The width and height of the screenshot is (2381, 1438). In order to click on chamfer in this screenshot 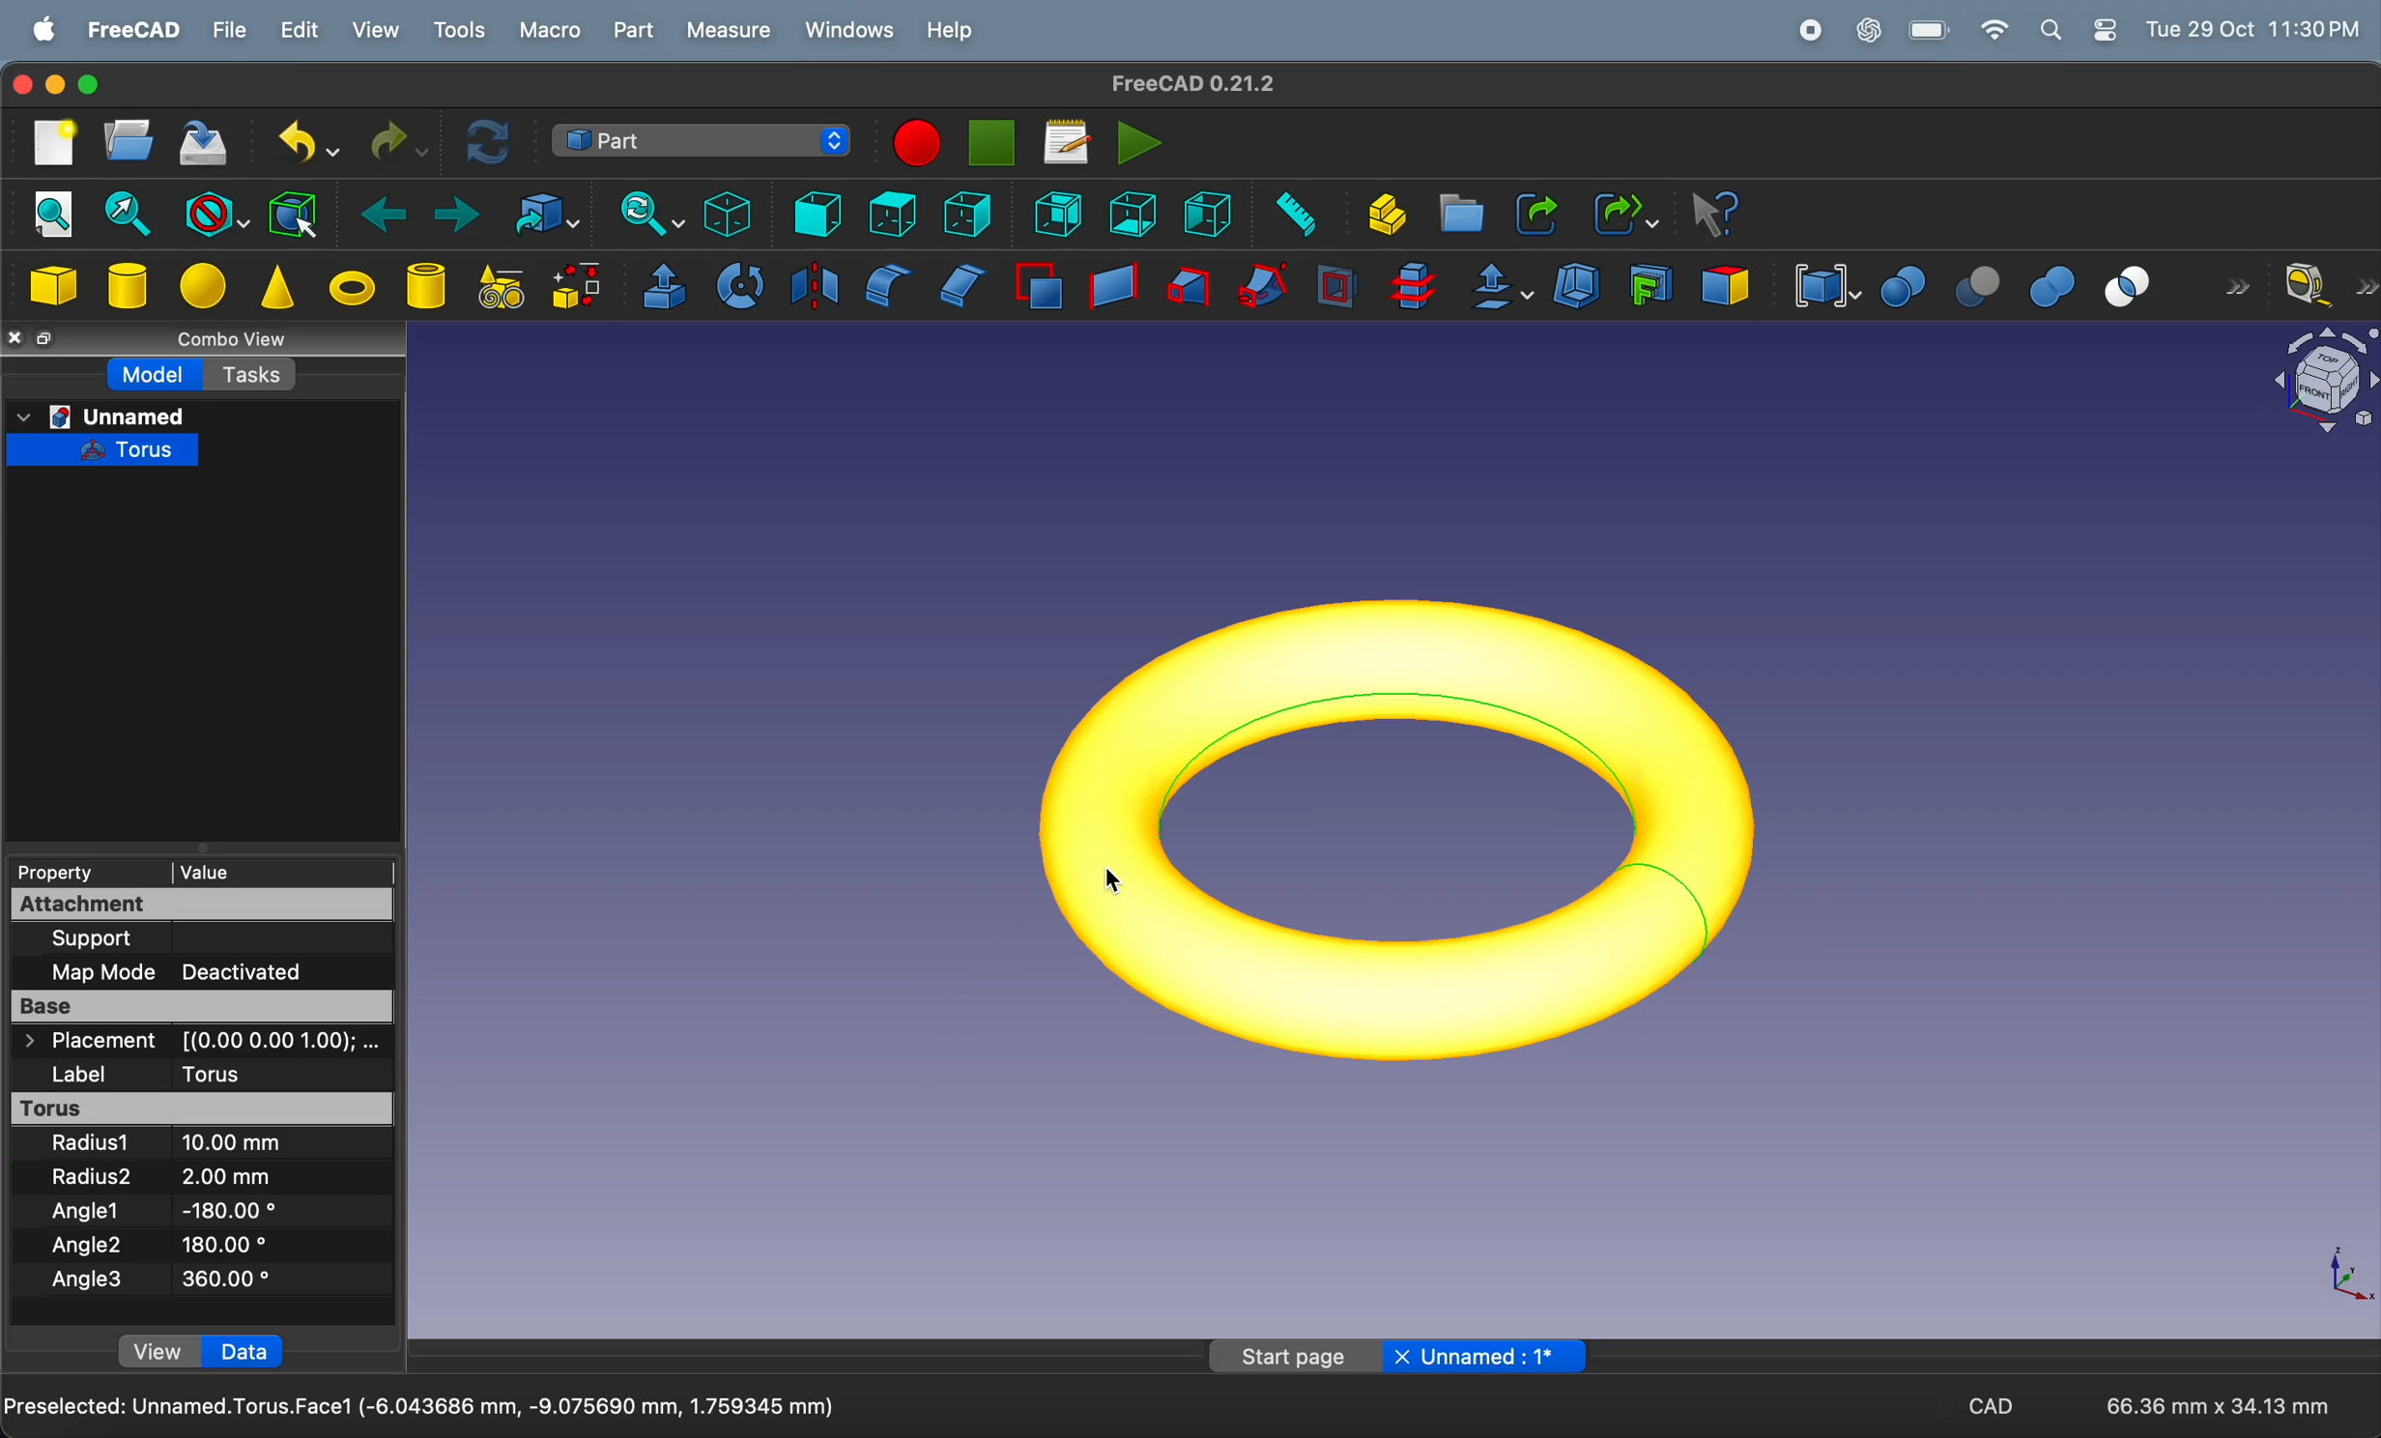, I will do `click(963, 286)`.